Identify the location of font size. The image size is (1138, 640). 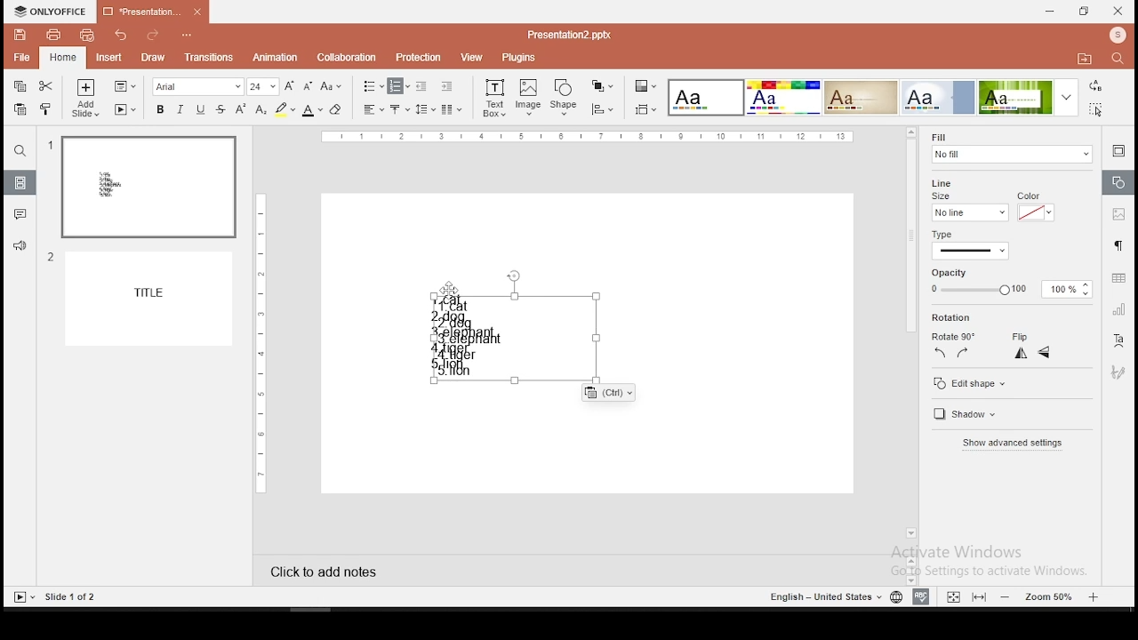
(263, 86).